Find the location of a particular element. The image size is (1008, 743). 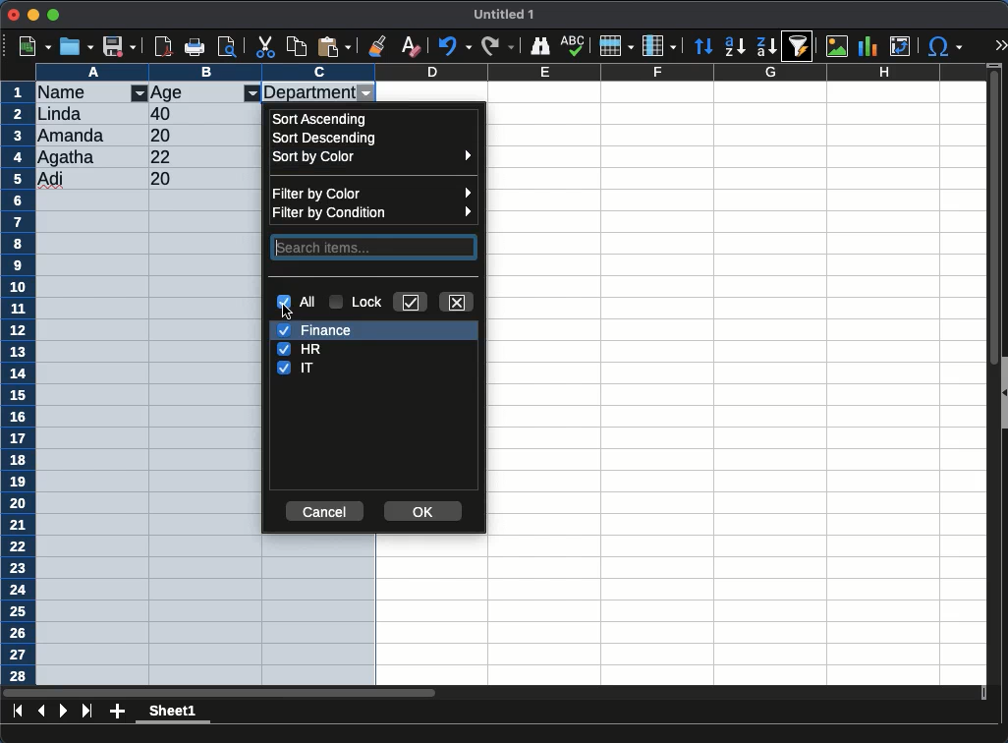

22 is located at coordinates (165, 156).